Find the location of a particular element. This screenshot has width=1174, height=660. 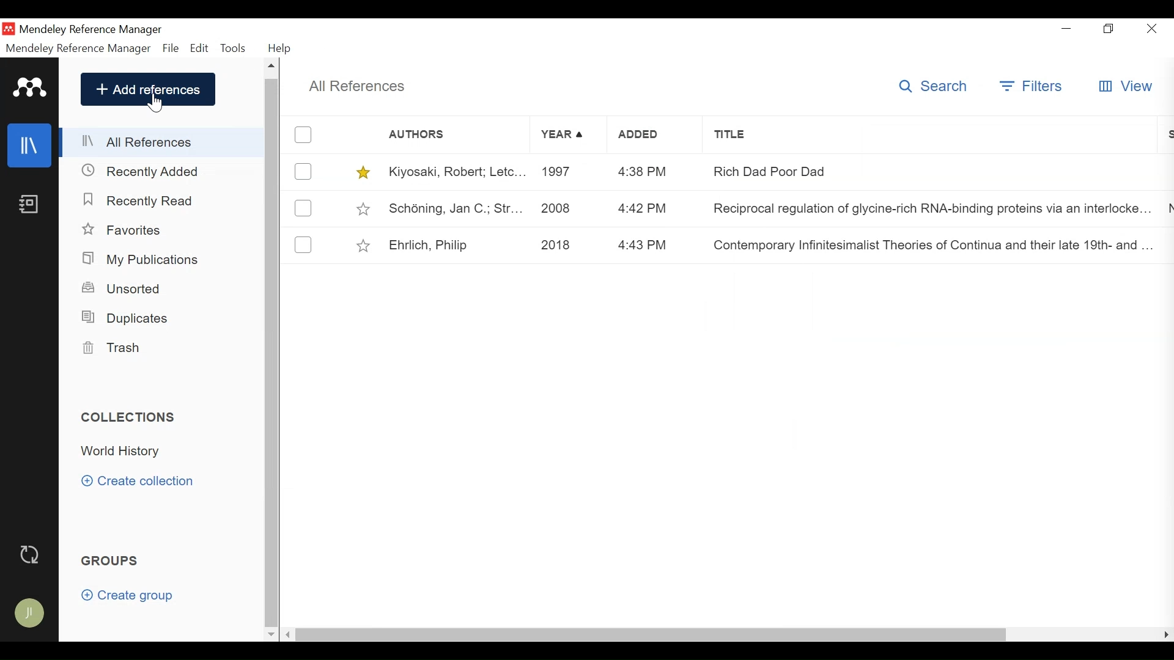

Mendeley Desktop Icon is located at coordinates (9, 28).